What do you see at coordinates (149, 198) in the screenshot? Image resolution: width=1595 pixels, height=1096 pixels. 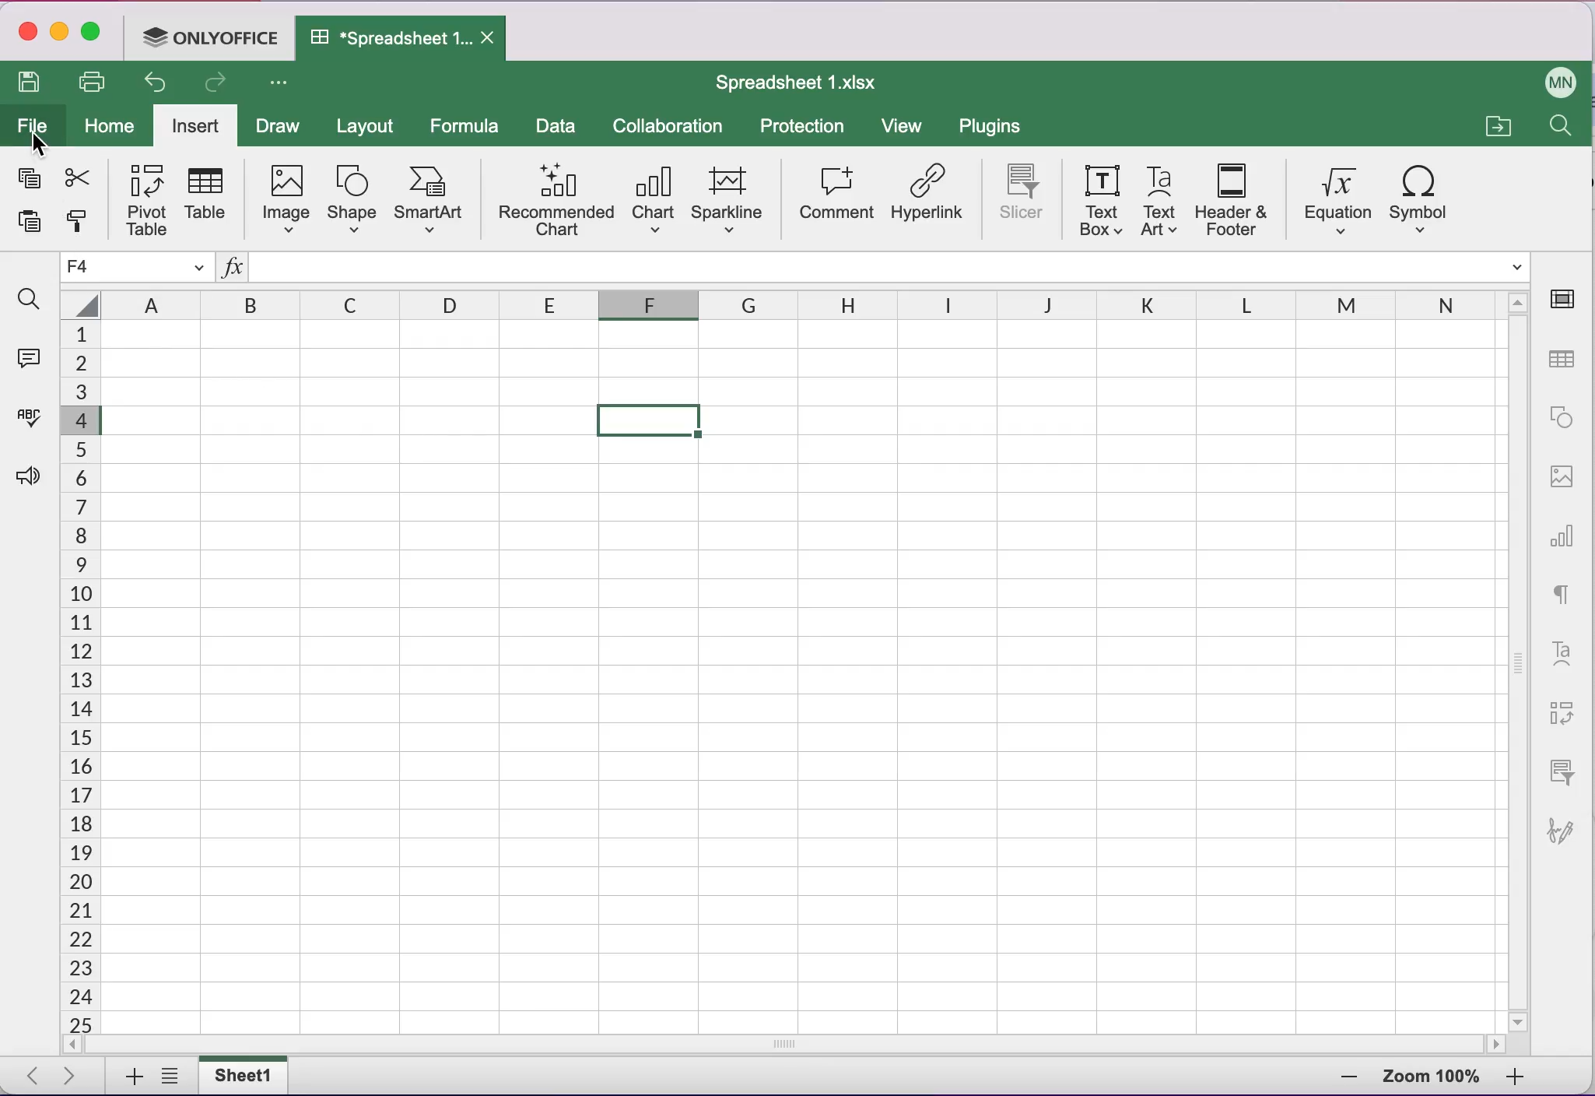 I see `pivot table` at bounding box center [149, 198].